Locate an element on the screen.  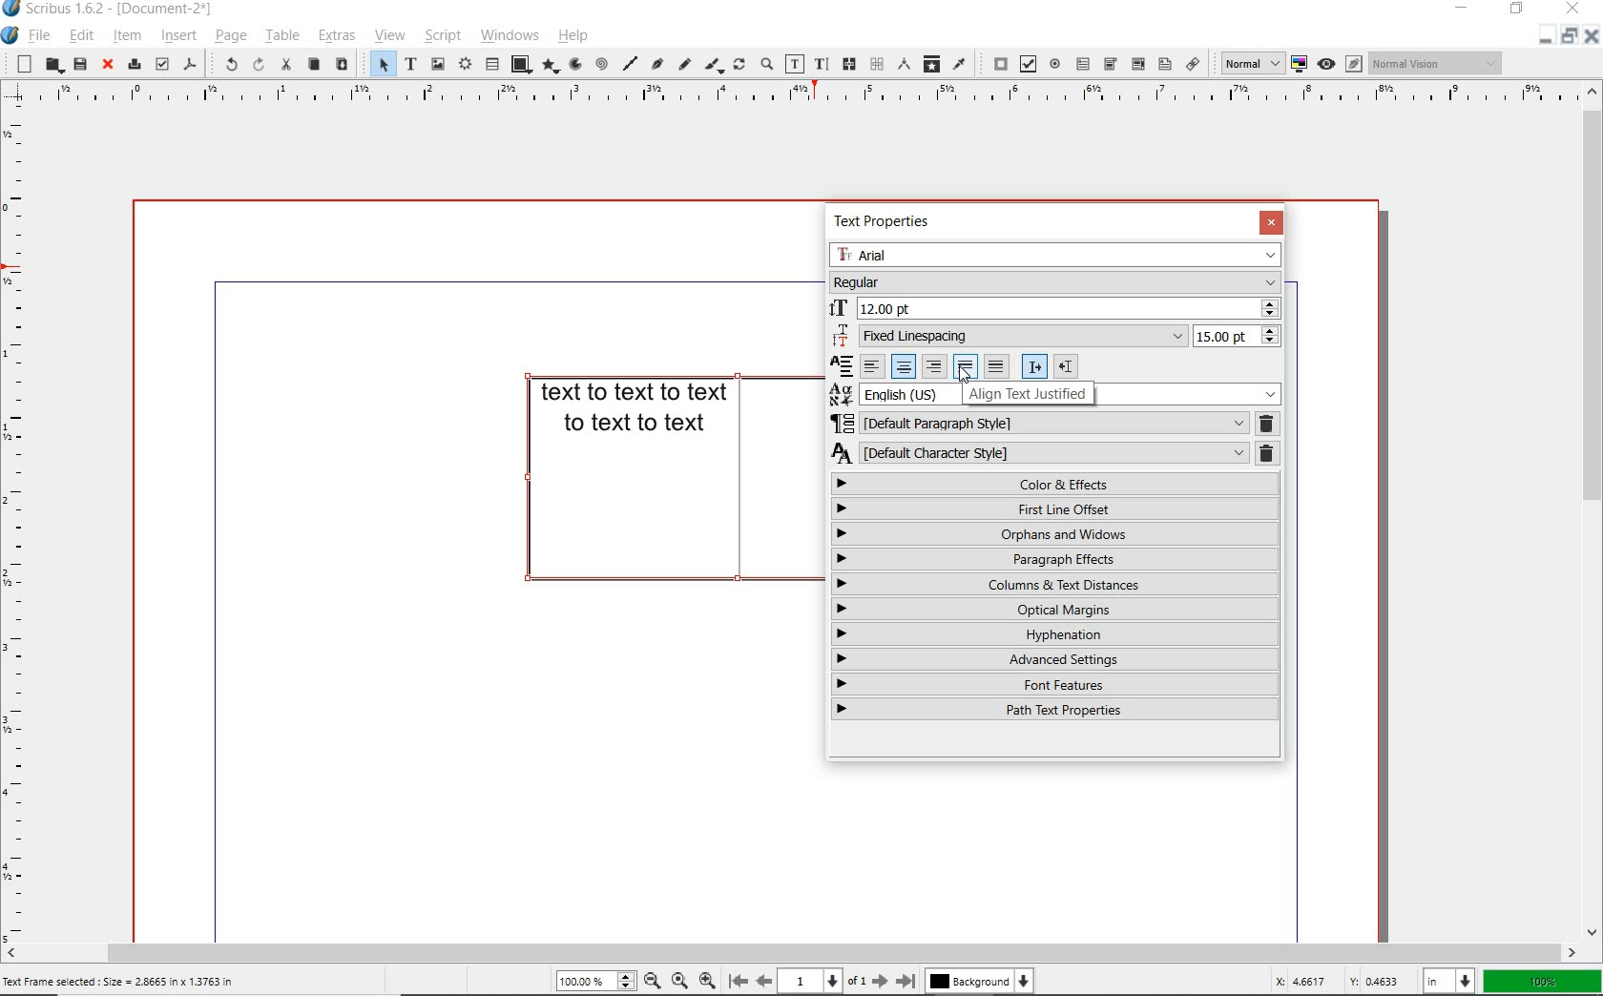
freehand line is located at coordinates (682, 63).